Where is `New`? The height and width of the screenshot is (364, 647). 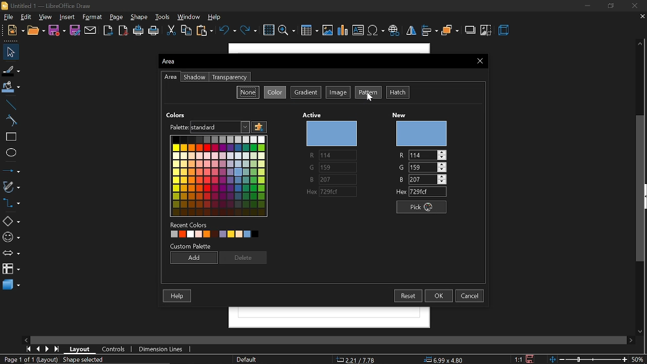
New is located at coordinates (398, 112).